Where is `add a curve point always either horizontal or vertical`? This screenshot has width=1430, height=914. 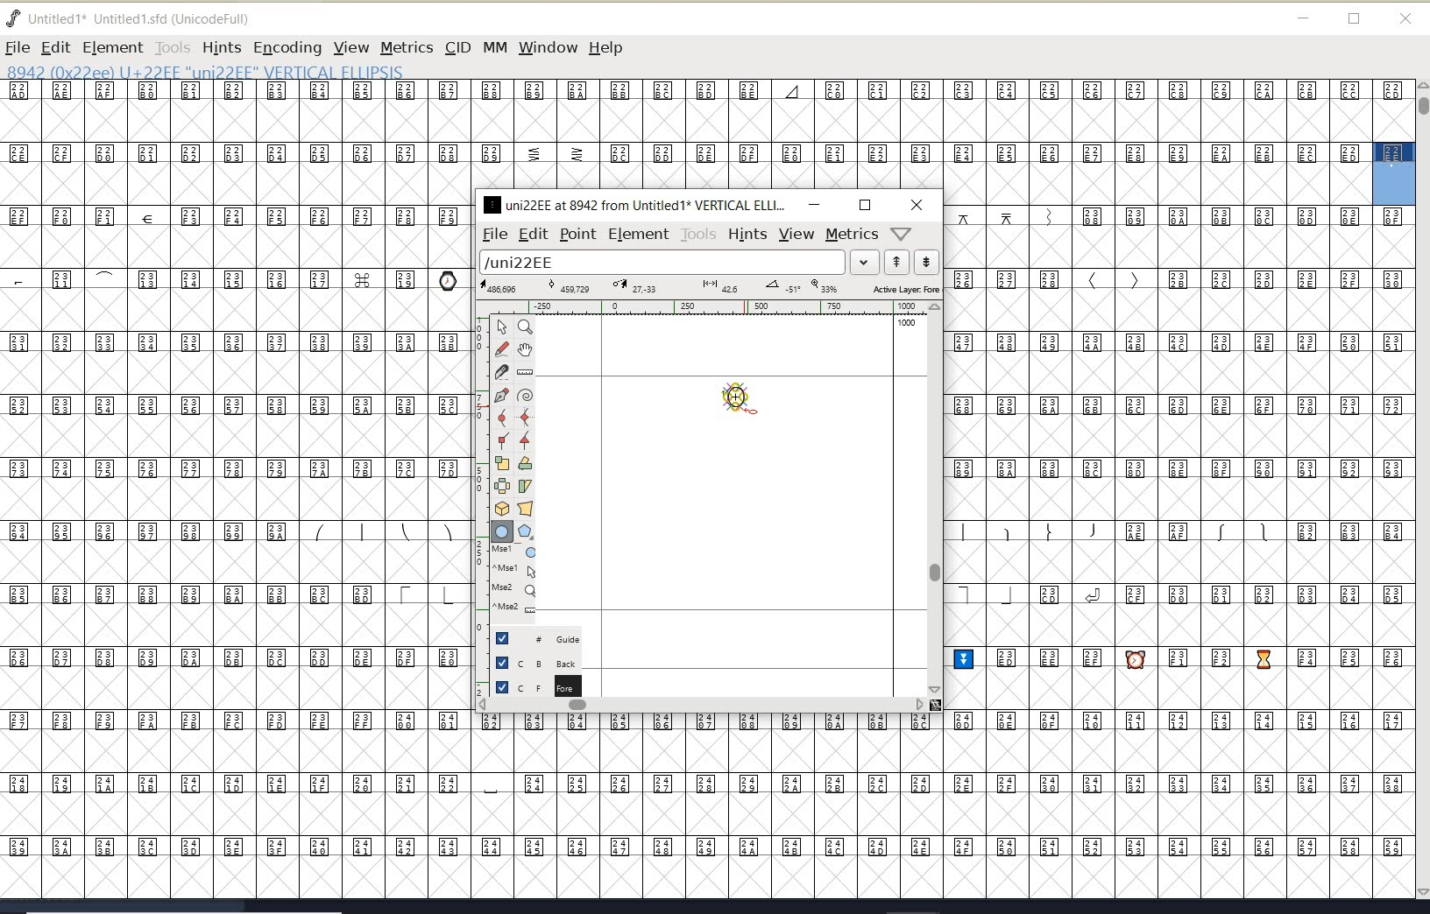 add a curve point always either horizontal or vertical is located at coordinates (523, 417).